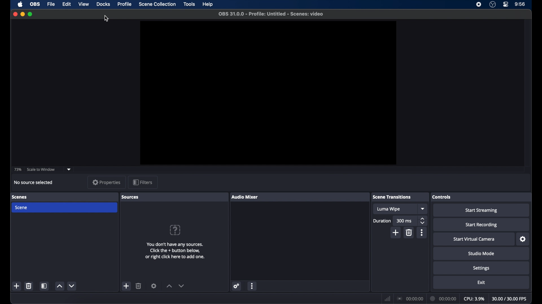 Image resolution: width=542 pixels, height=304 pixels. Describe the element at coordinates (29, 286) in the screenshot. I see `delete` at that location.